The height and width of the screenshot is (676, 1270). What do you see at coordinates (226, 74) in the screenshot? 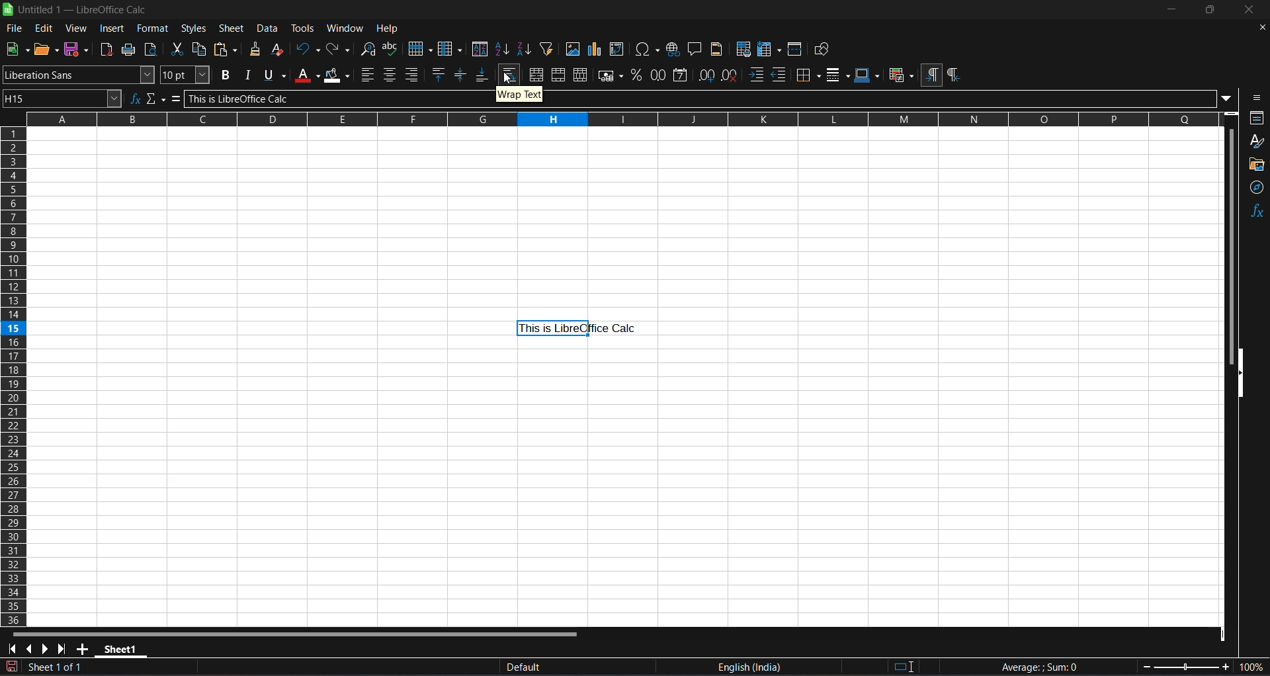
I see `bold` at bounding box center [226, 74].